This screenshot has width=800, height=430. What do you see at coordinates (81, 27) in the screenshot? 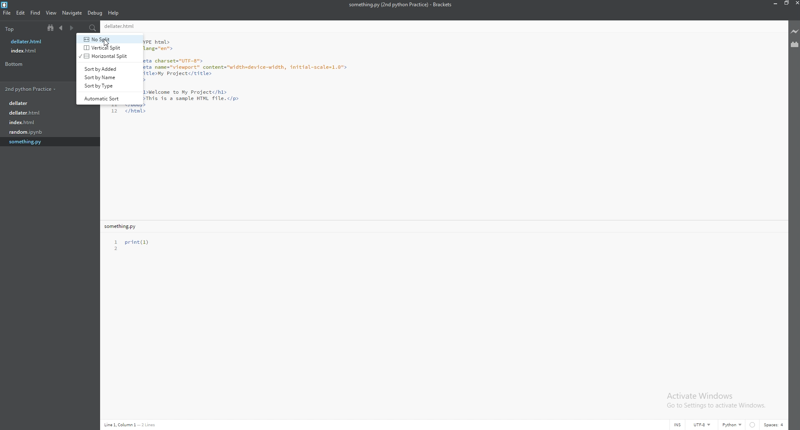
I see `split view` at bounding box center [81, 27].